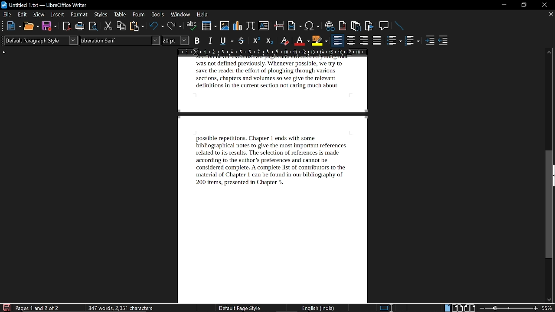 This screenshot has height=312, width=555. What do you see at coordinates (444, 42) in the screenshot?
I see `decrease indent` at bounding box center [444, 42].